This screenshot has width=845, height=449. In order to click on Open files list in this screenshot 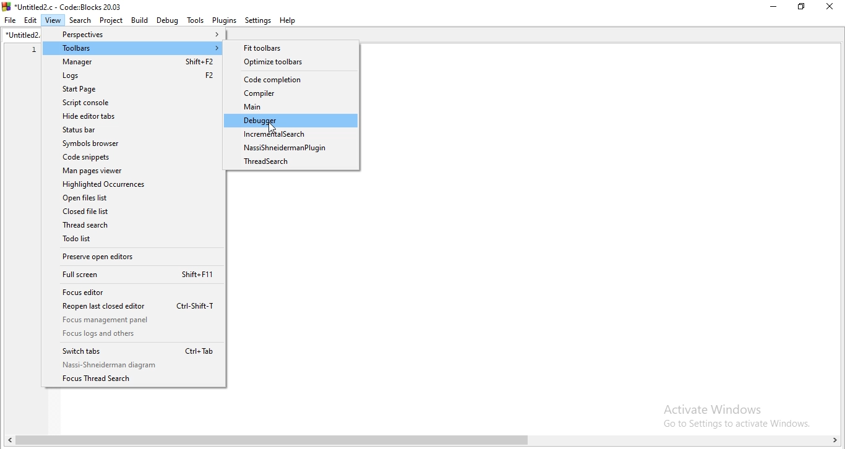, I will do `click(128, 200)`.